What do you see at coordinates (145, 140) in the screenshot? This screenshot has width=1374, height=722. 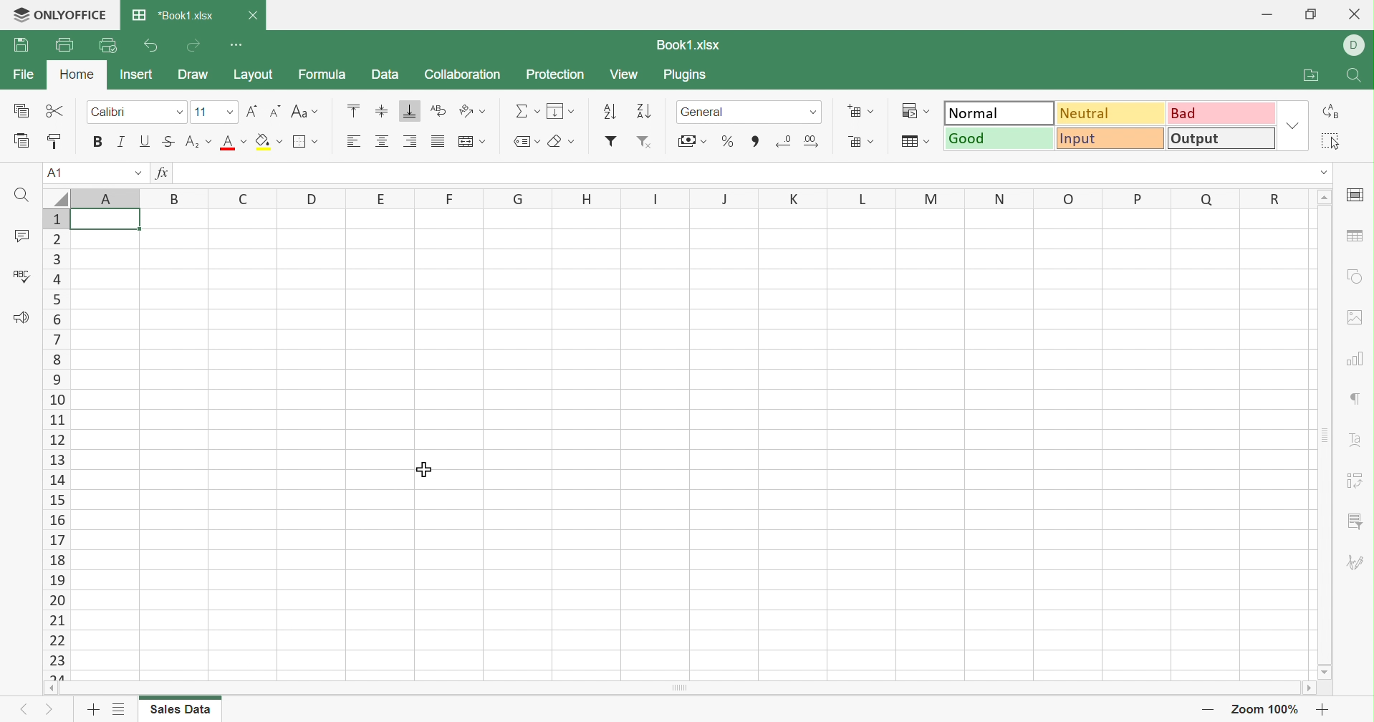 I see `Underline` at bounding box center [145, 140].